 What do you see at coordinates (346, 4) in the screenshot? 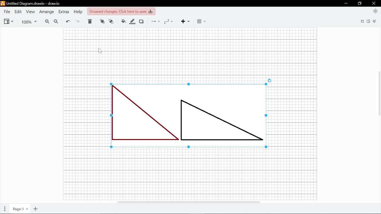
I see `Minimize` at bounding box center [346, 4].